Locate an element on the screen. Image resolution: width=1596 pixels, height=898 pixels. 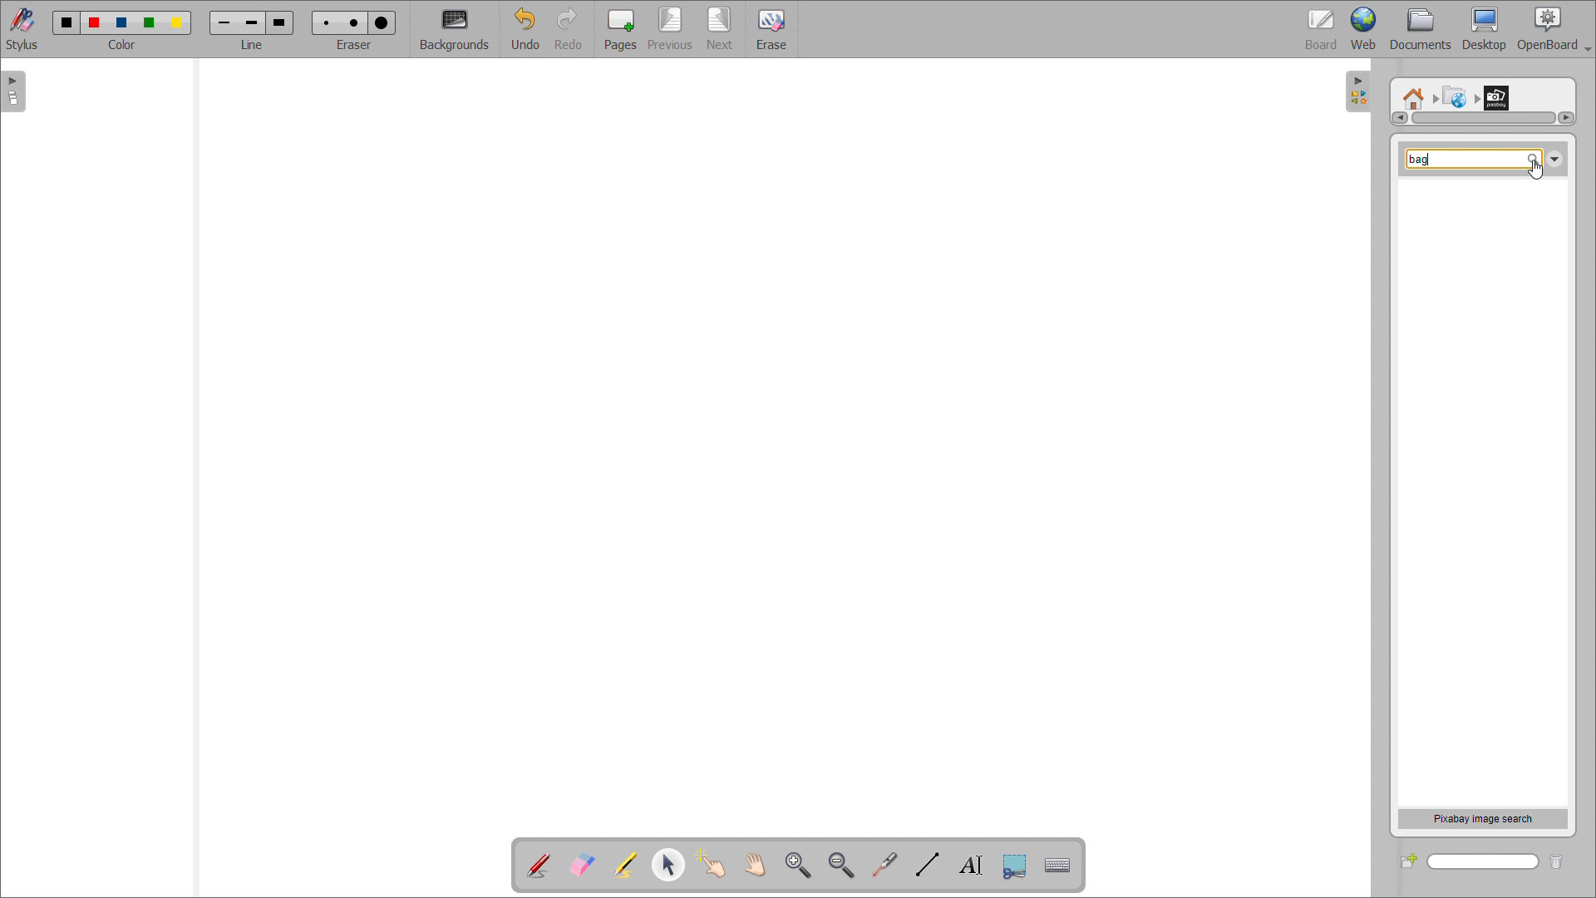
Color 4 is located at coordinates (151, 22).